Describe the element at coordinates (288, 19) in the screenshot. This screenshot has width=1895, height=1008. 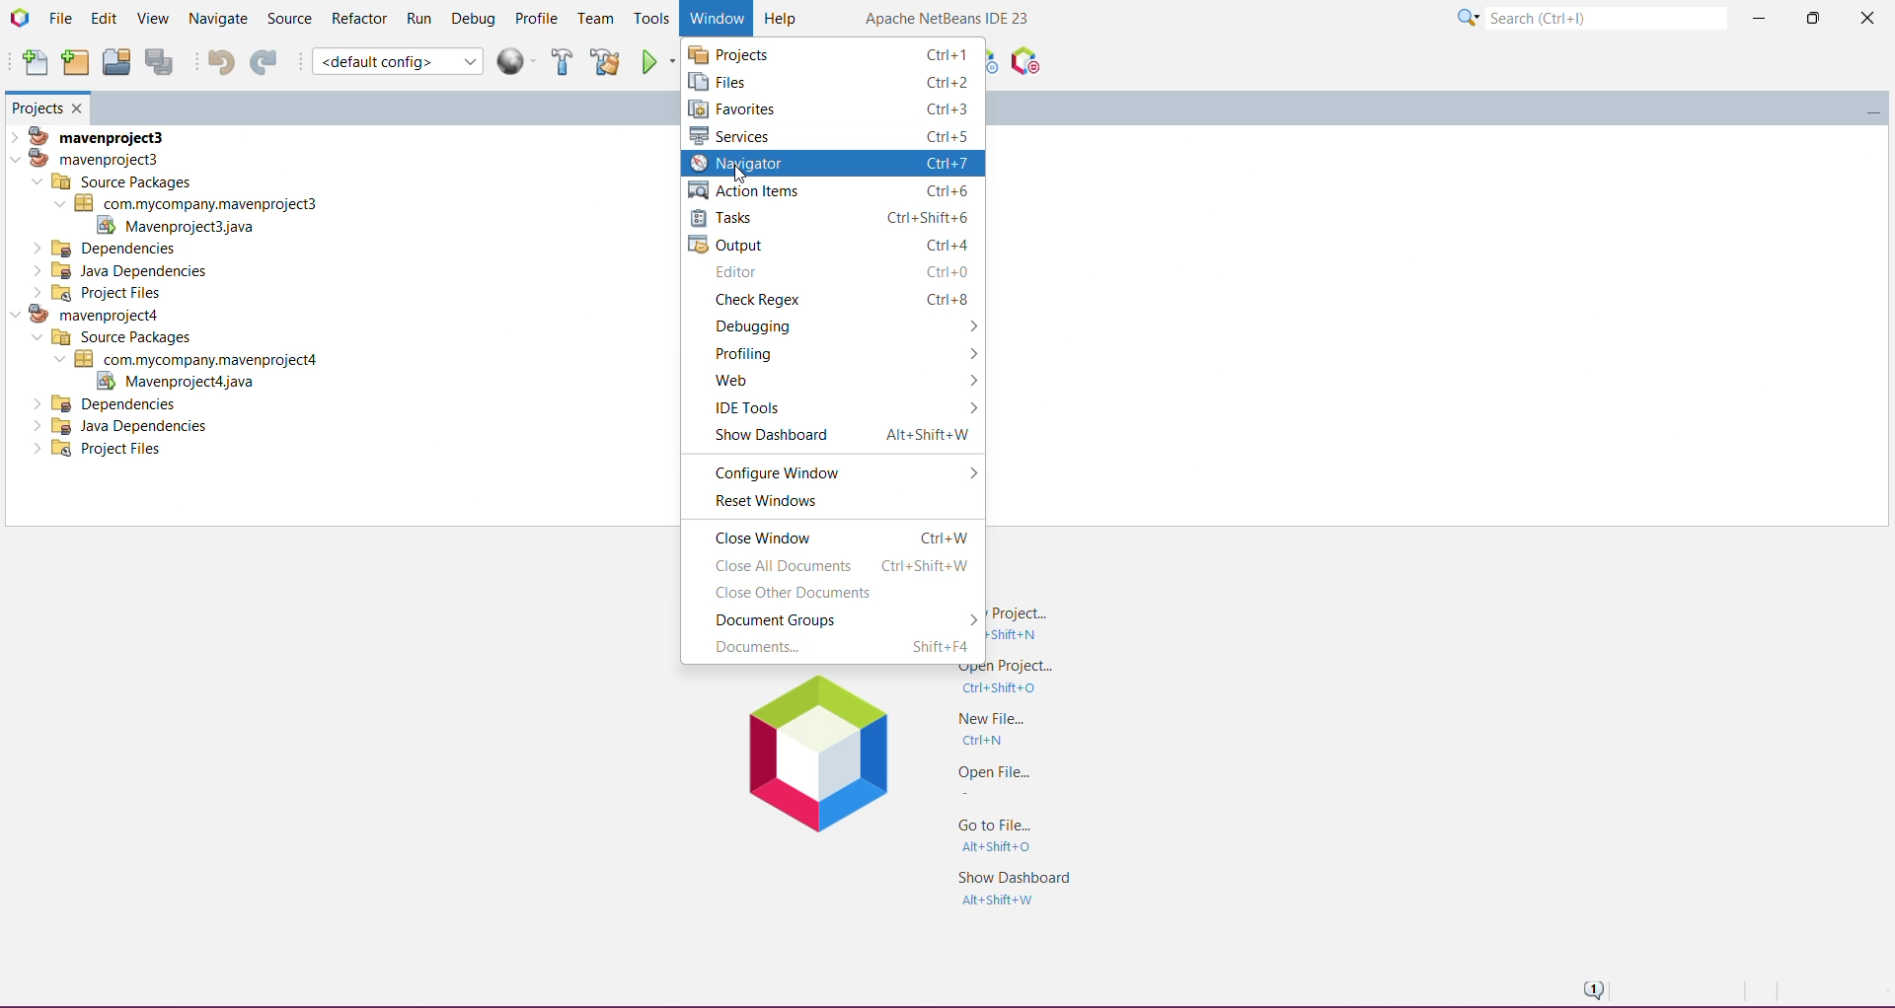
I see `Source` at that location.